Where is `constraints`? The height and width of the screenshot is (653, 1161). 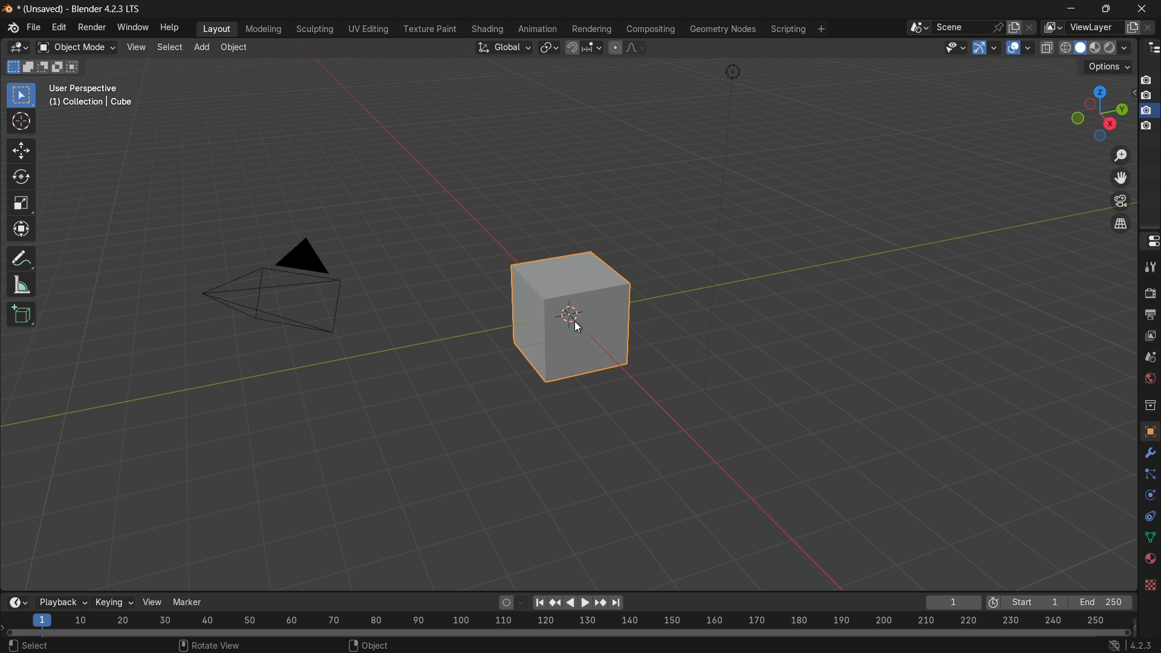
constraints is located at coordinates (1150, 517).